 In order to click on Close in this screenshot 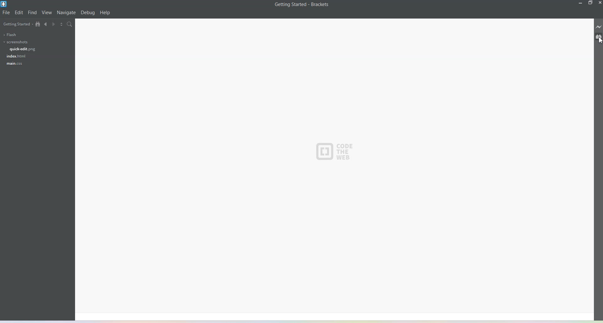, I will do `click(599, 3)`.